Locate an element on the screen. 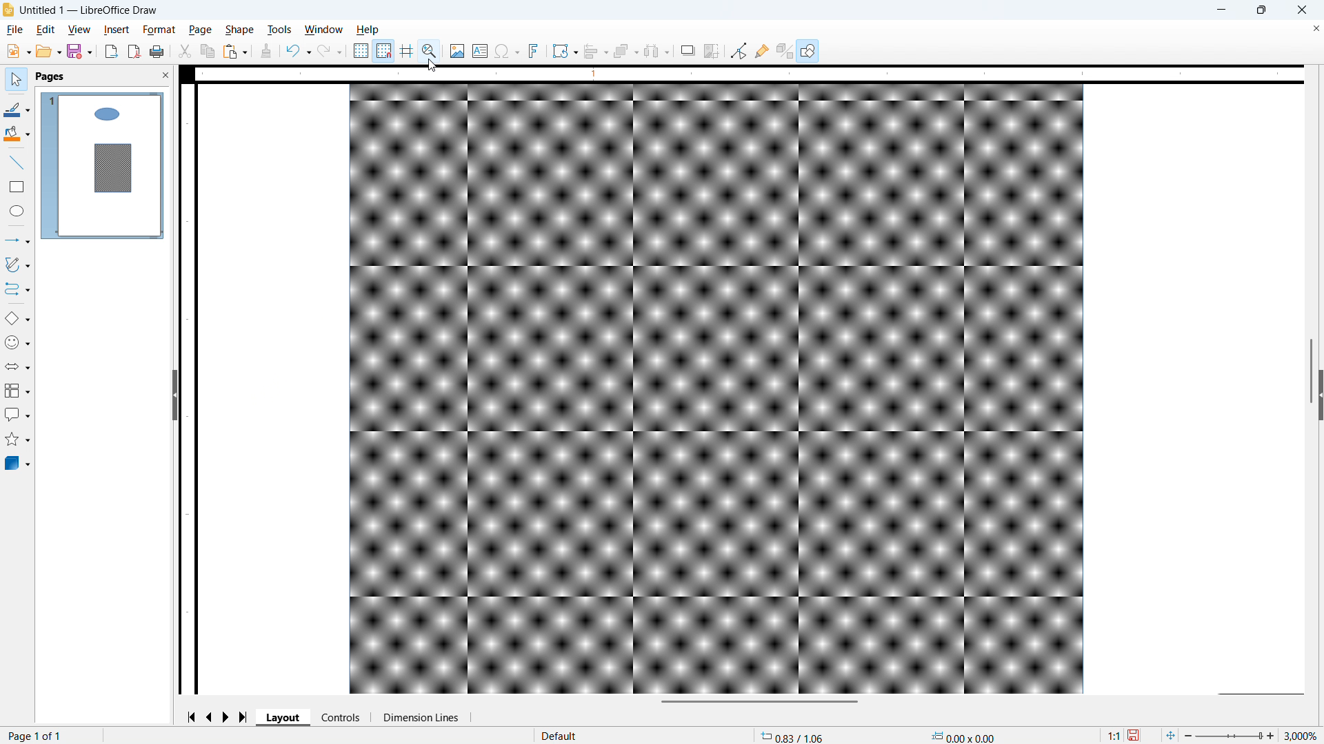 This screenshot has height=744, width=1324. Background colour  is located at coordinates (17, 134).